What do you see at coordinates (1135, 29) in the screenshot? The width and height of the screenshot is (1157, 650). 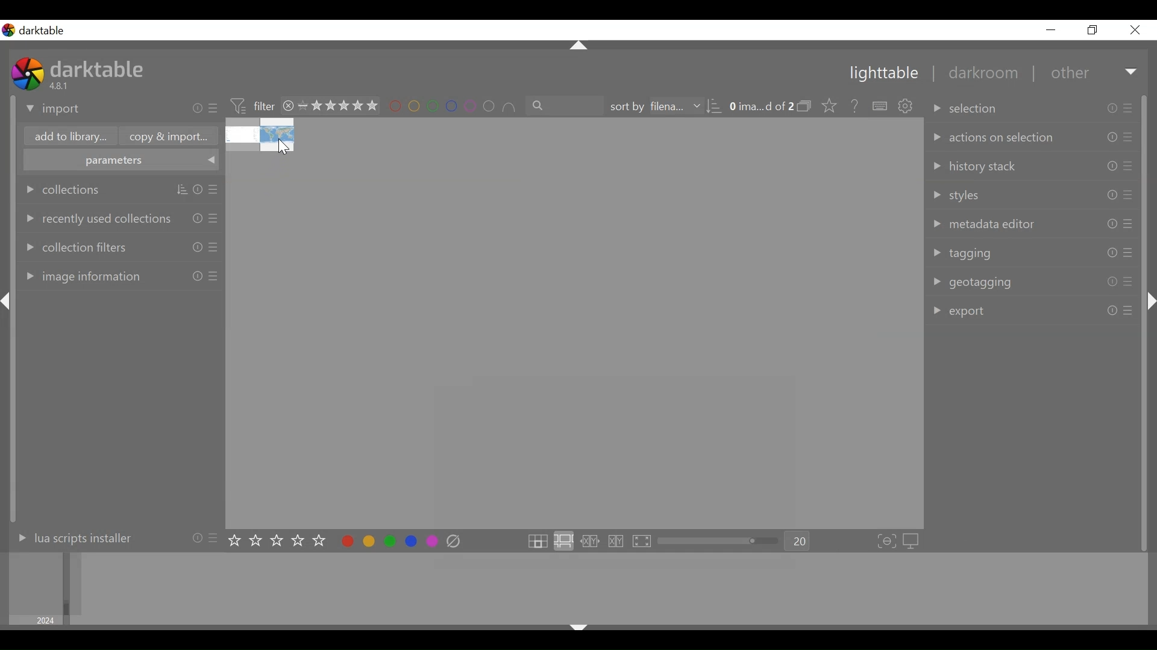 I see `Close` at bounding box center [1135, 29].